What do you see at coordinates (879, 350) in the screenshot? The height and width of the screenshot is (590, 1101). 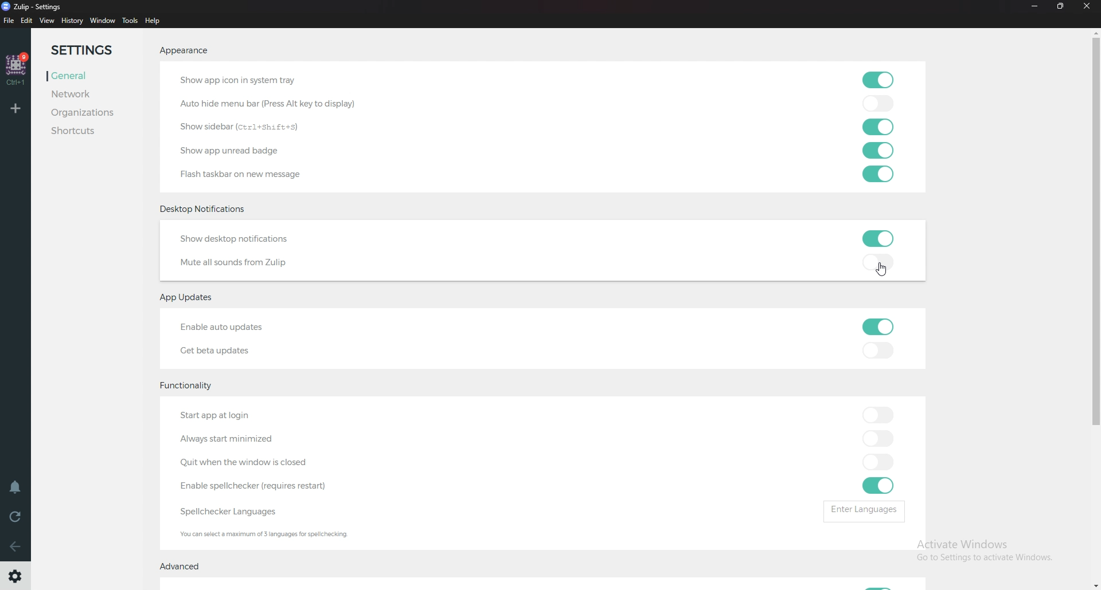 I see `toggle` at bounding box center [879, 350].